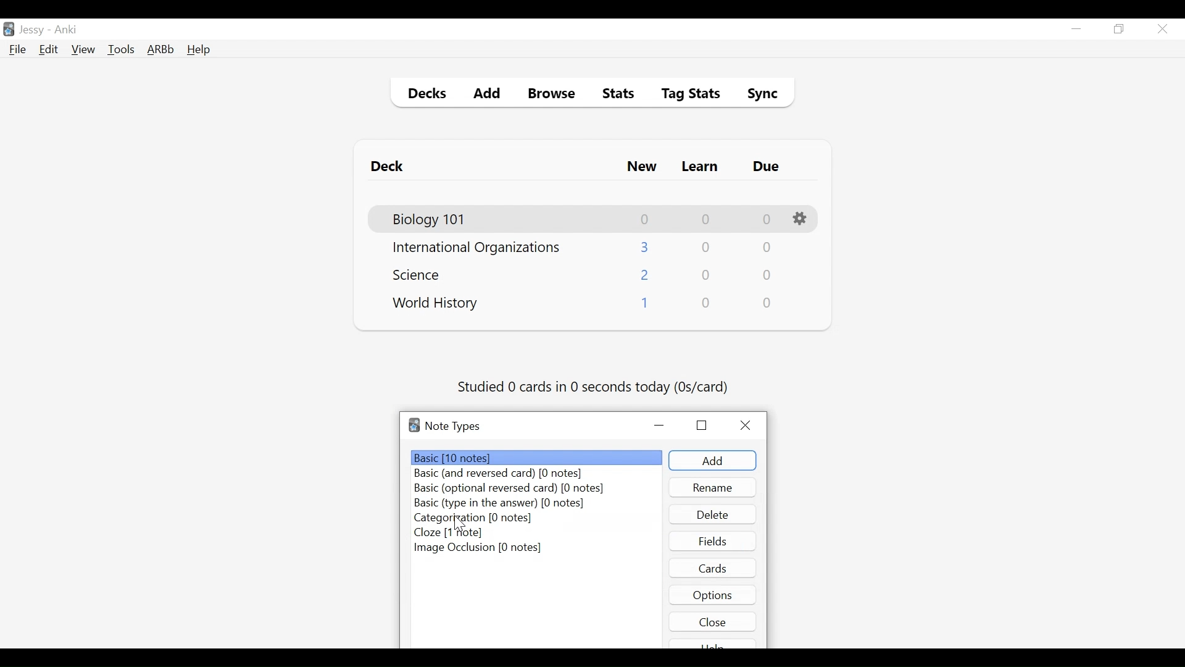  What do you see at coordinates (476, 248) in the screenshot?
I see `Deck Name` at bounding box center [476, 248].